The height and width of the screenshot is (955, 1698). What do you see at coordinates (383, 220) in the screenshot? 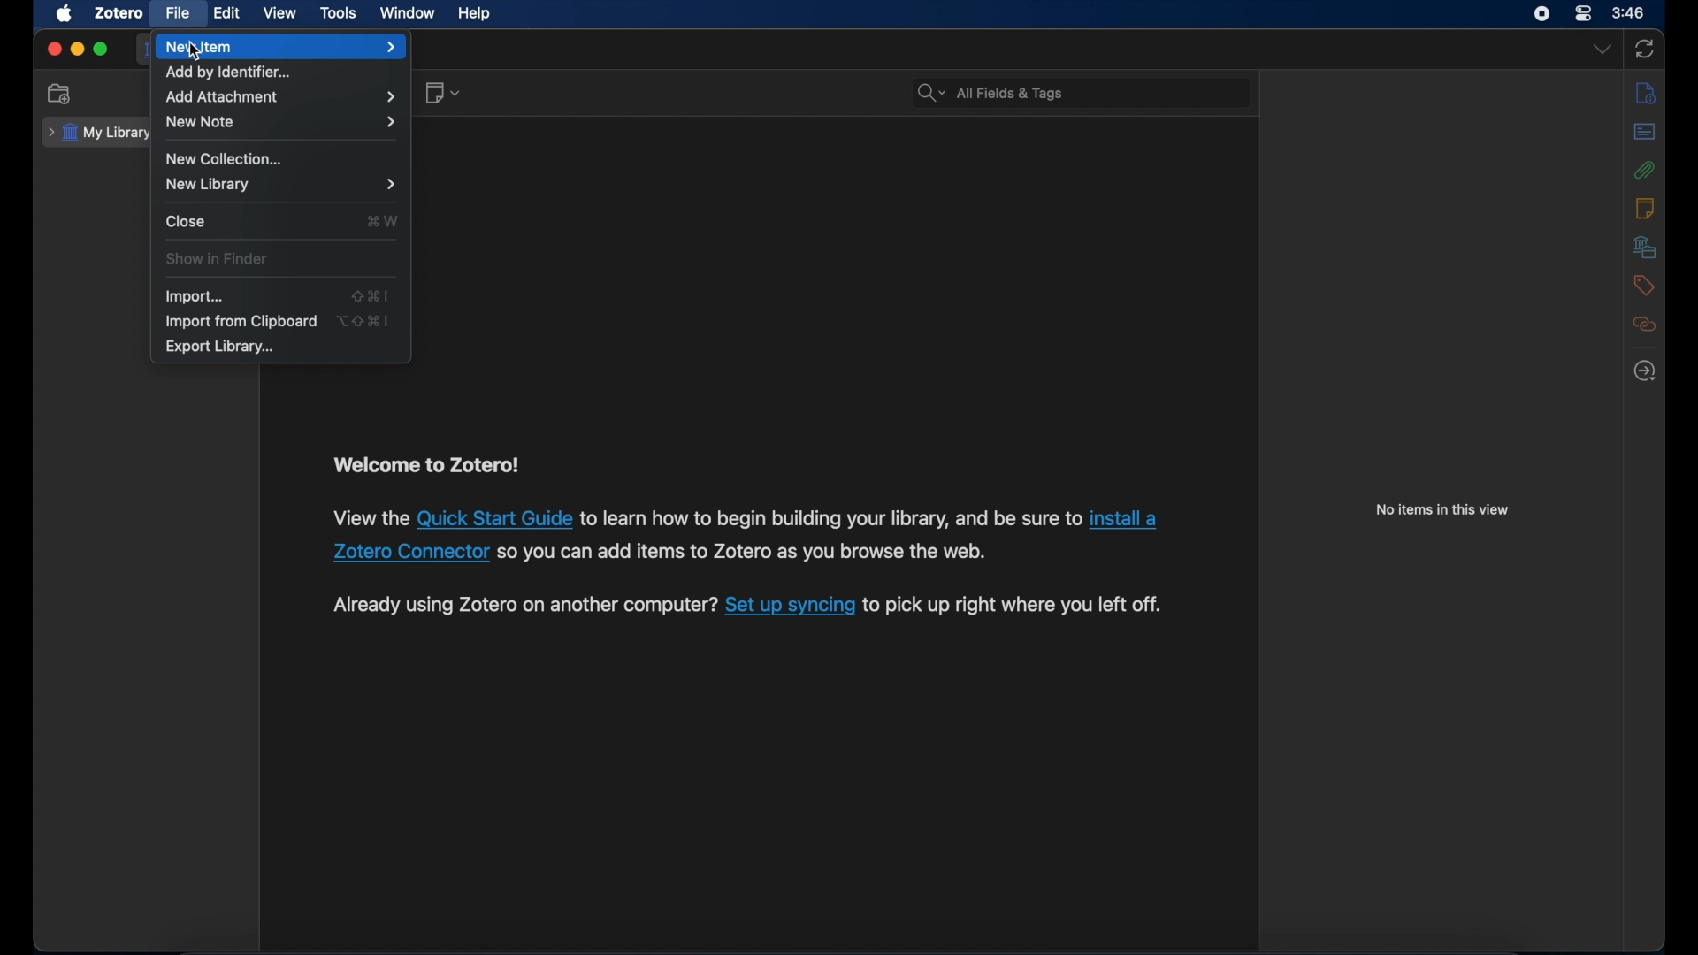
I see `shortcut` at bounding box center [383, 220].